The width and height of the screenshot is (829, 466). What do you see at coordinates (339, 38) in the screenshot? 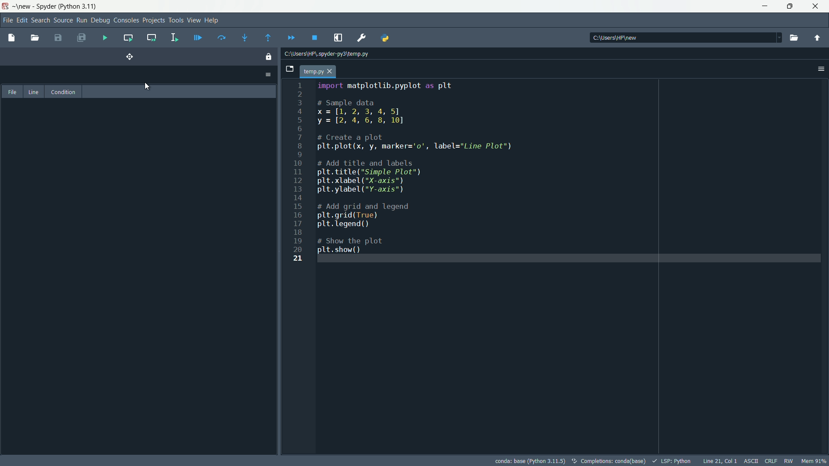
I see `maximize current pane` at bounding box center [339, 38].